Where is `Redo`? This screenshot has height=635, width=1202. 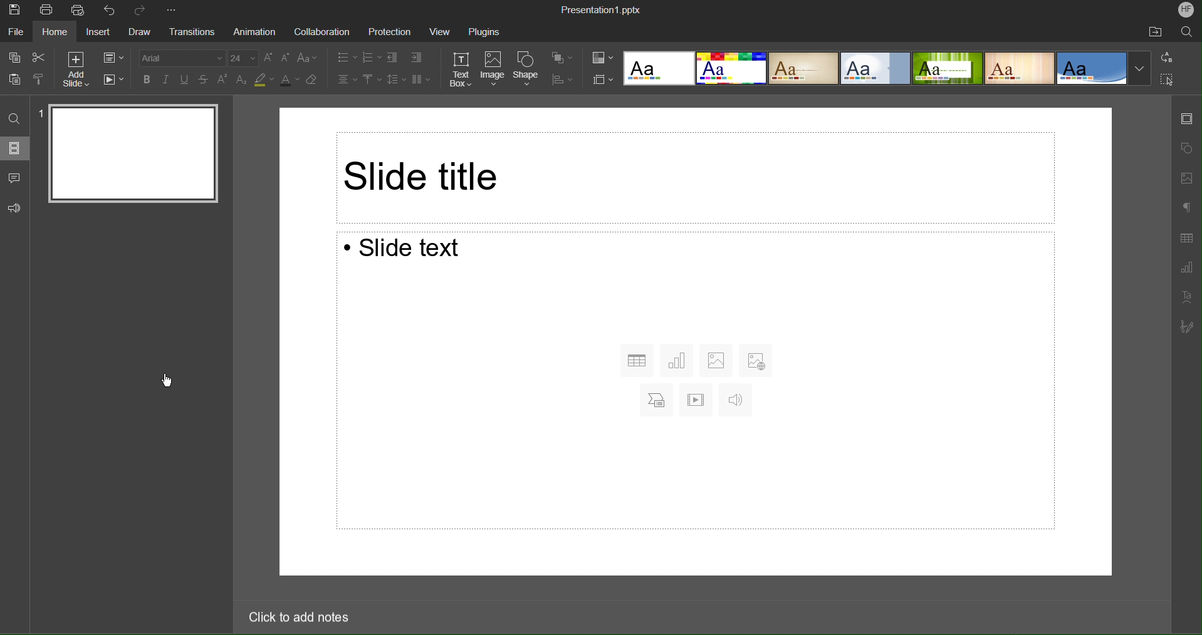
Redo is located at coordinates (142, 10).